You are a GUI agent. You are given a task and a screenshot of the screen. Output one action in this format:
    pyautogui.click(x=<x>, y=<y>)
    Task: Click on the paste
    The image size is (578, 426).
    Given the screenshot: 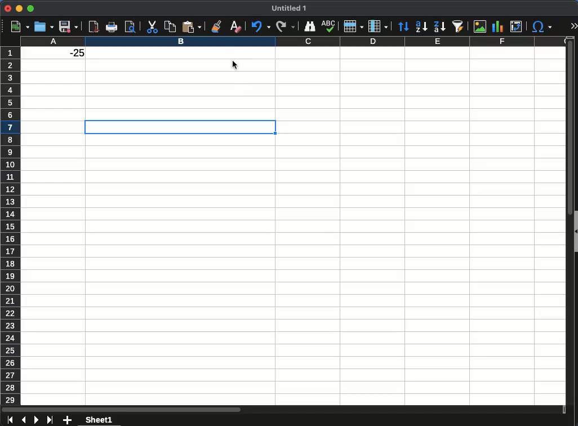 What is the action you would take?
    pyautogui.click(x=191, y=26)
    